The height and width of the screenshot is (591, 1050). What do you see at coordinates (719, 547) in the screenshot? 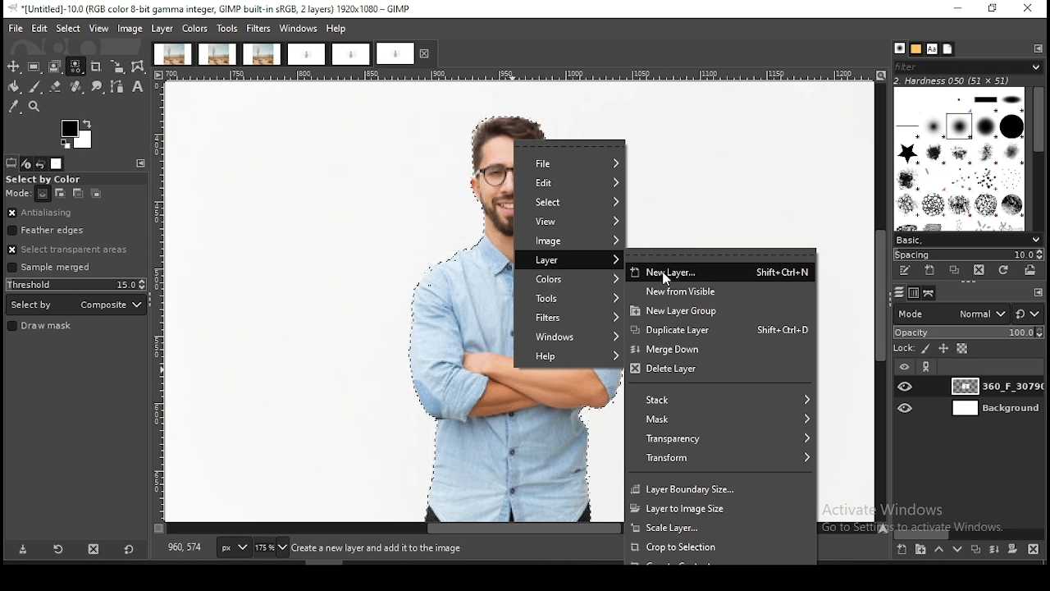
I see `crop to selction` at bounding box center [719, 547].